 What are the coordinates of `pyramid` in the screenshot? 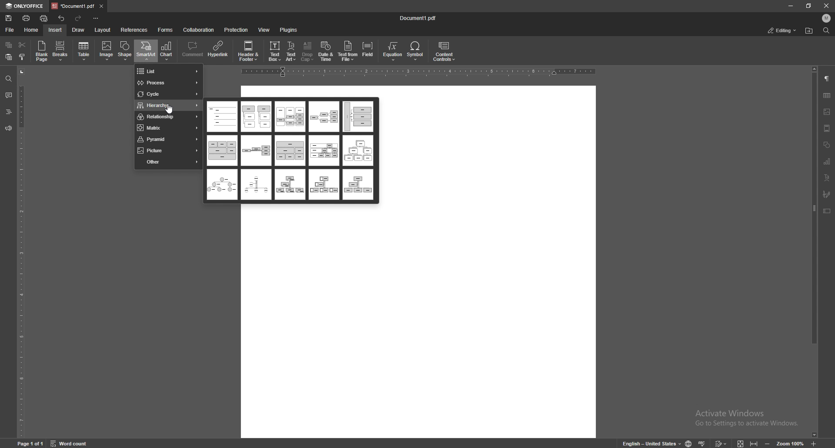 It's located at (167, 139).